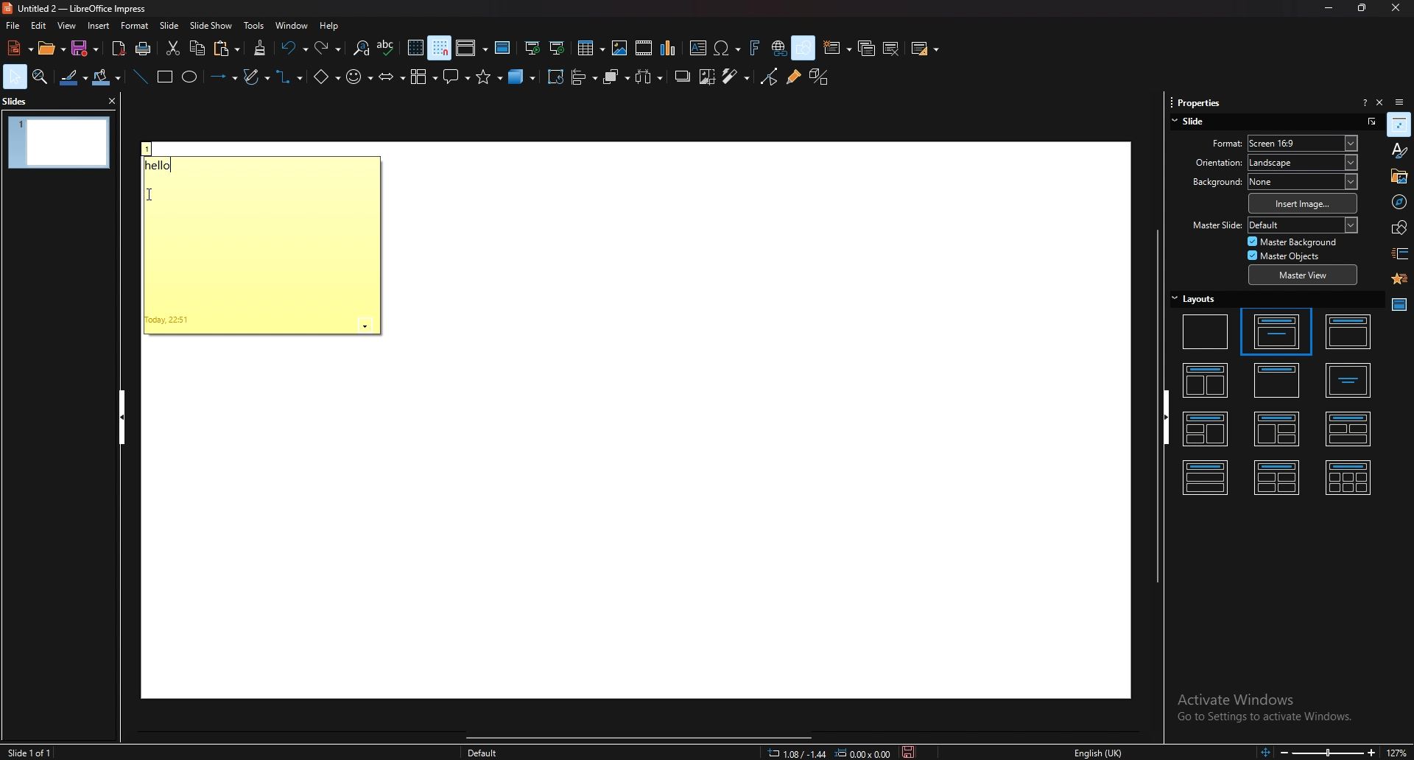 The height and width of the screenshot is (760, 1414). What do you see at coordinates (365, 326) in the screenshot?
I see `comment box options` at bounding box center [365, 326].